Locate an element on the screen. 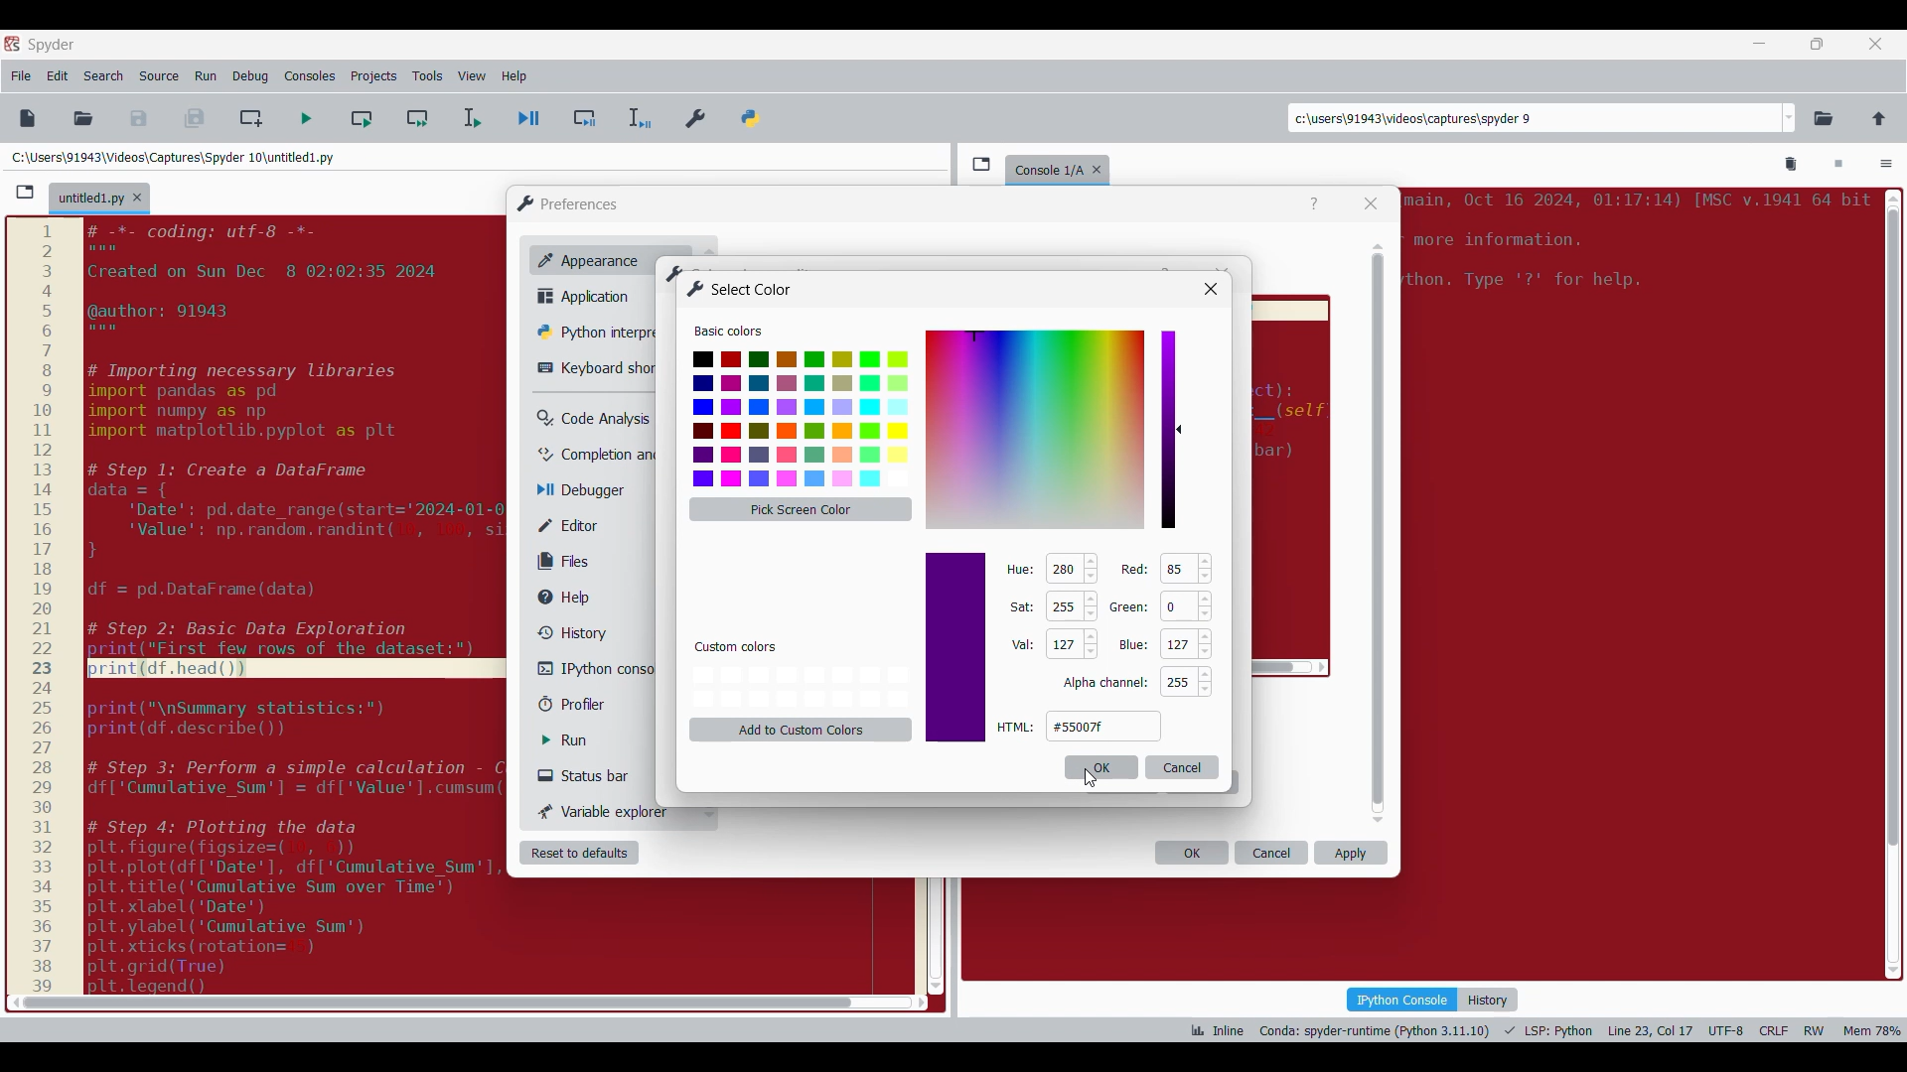 The image size is (1907, 1072). 136 is located at coordinates (1178, 569).